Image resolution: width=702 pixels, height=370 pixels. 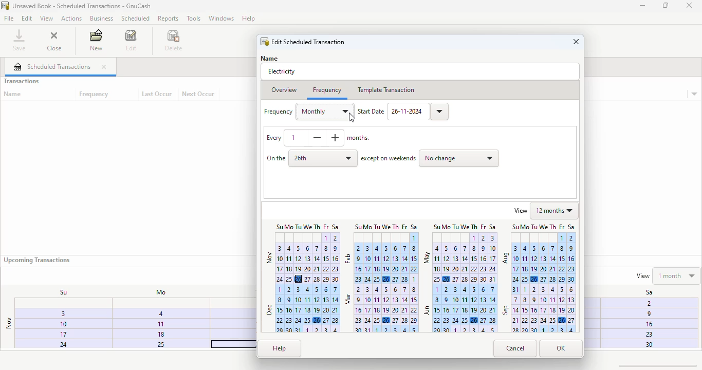 I want to click on February calendar, so click(x=381, y=253).